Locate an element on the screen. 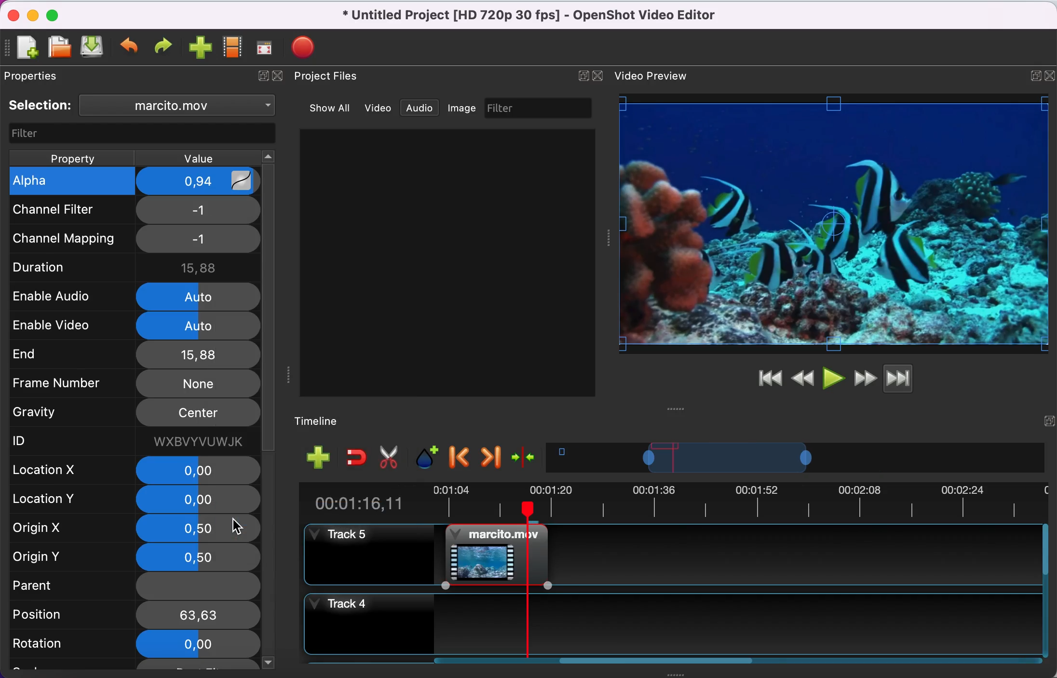  fast forward is located at coordinates (865, 377).